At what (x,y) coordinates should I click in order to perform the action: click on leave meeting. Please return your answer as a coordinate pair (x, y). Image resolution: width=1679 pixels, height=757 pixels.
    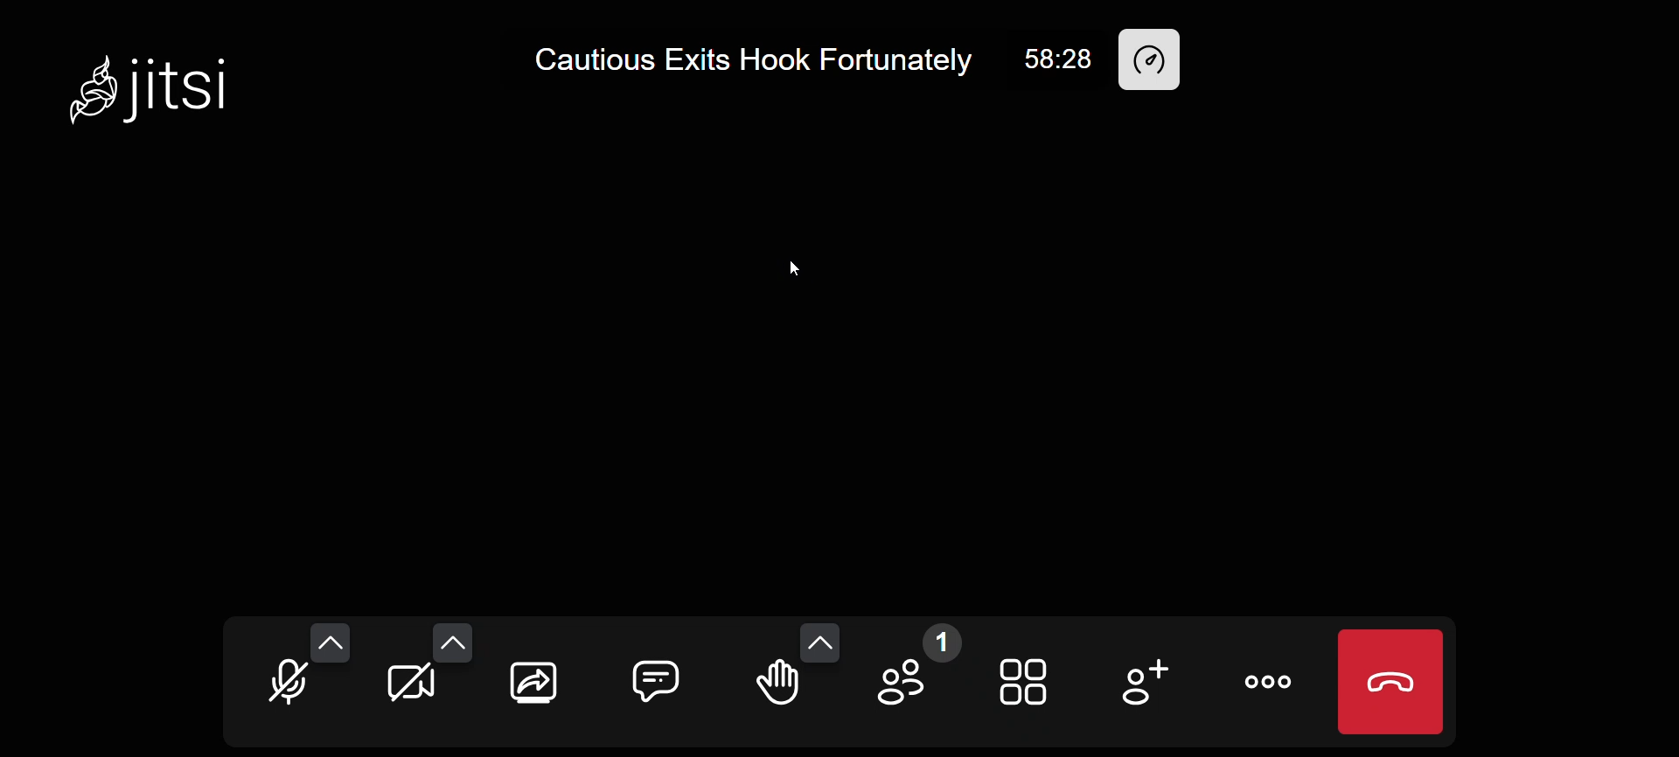
    Looking at the image, I should click on (1390, 680).